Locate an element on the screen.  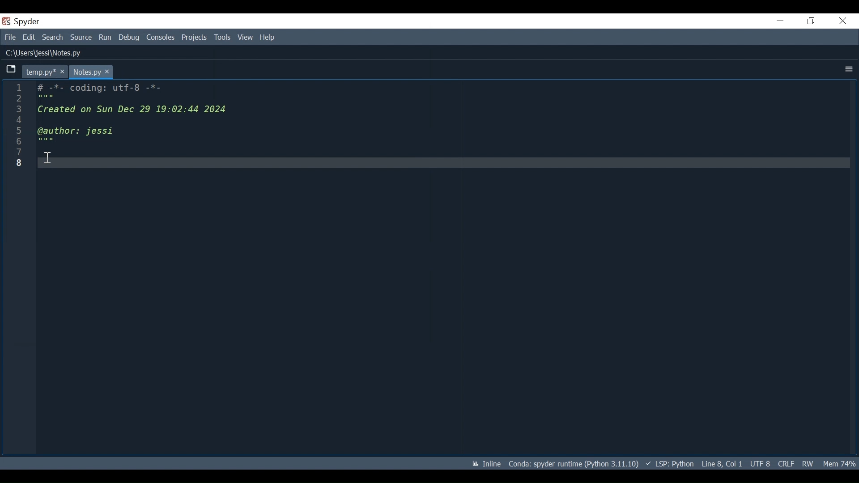
temp.py is located at coordinates (44, 72).